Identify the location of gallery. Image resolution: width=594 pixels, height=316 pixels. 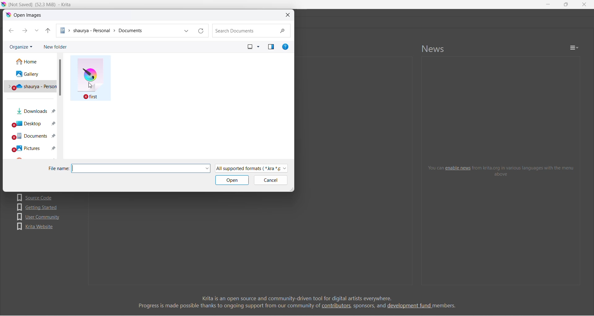
(30, 73).